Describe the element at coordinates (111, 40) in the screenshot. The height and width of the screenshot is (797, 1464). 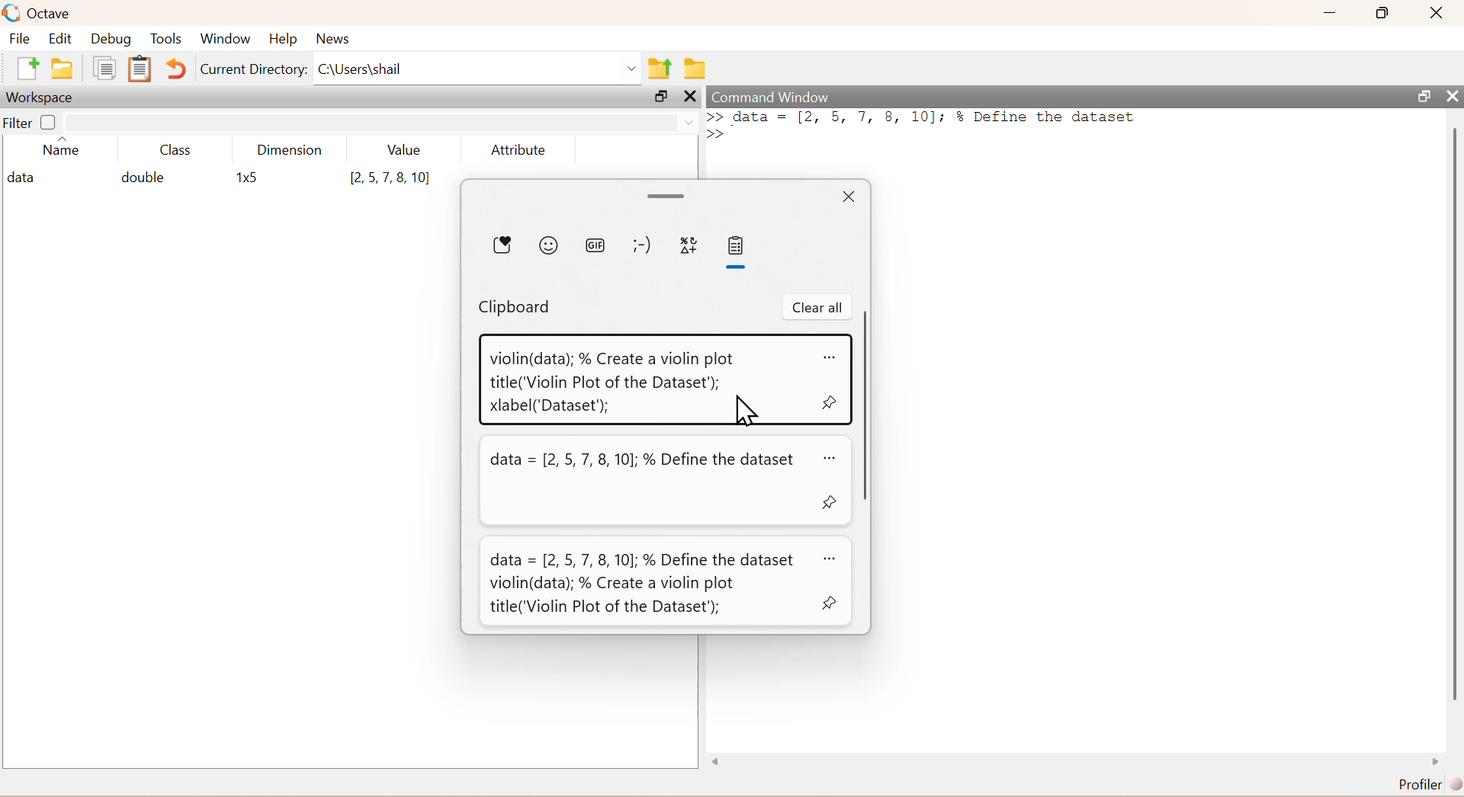
I see `debug` at that location.